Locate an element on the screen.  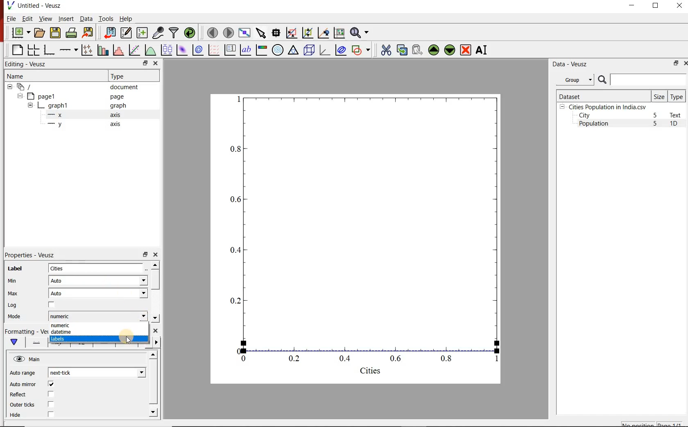
close is located at coordinates (685, 63).